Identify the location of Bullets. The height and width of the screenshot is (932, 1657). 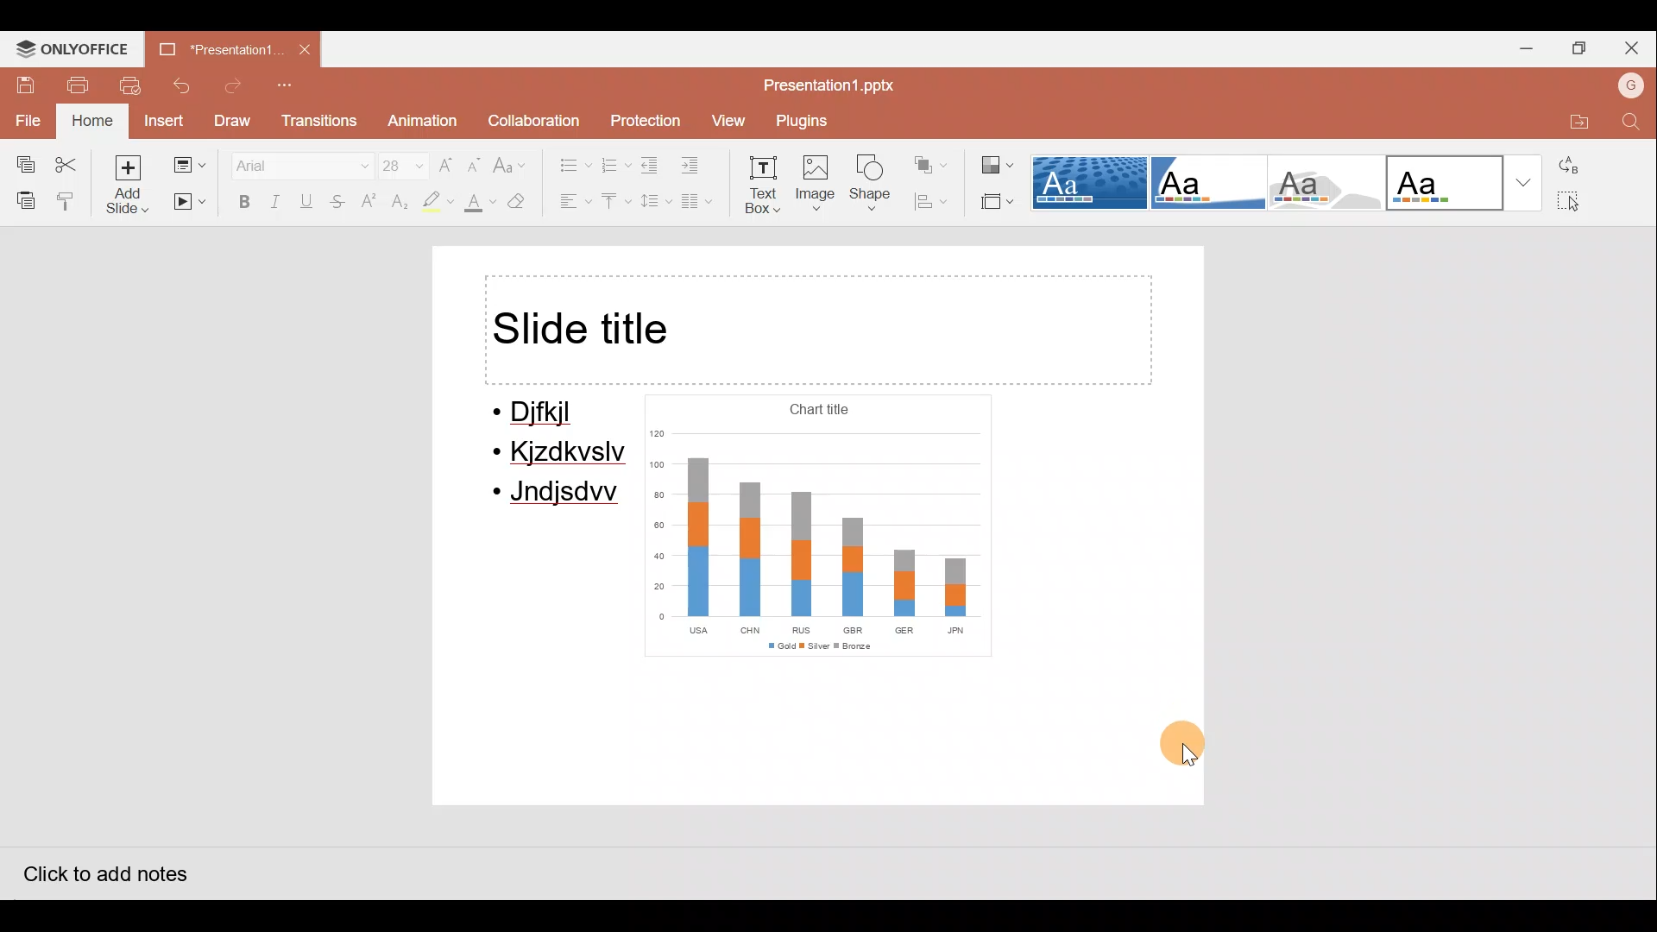
(568, 161).